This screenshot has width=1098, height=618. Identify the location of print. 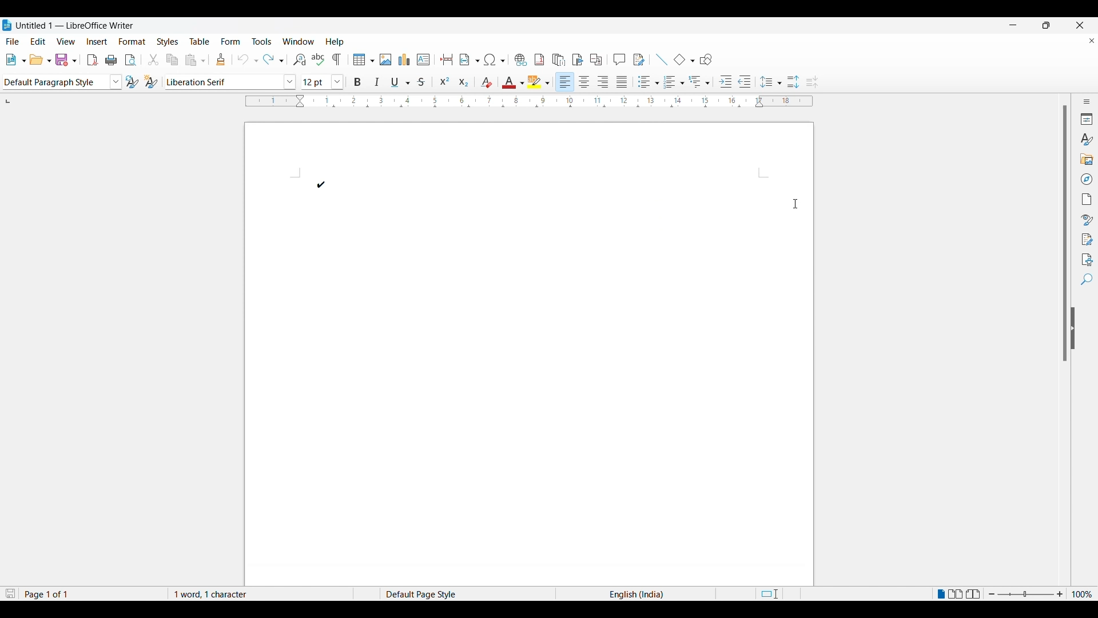
(113, 60).